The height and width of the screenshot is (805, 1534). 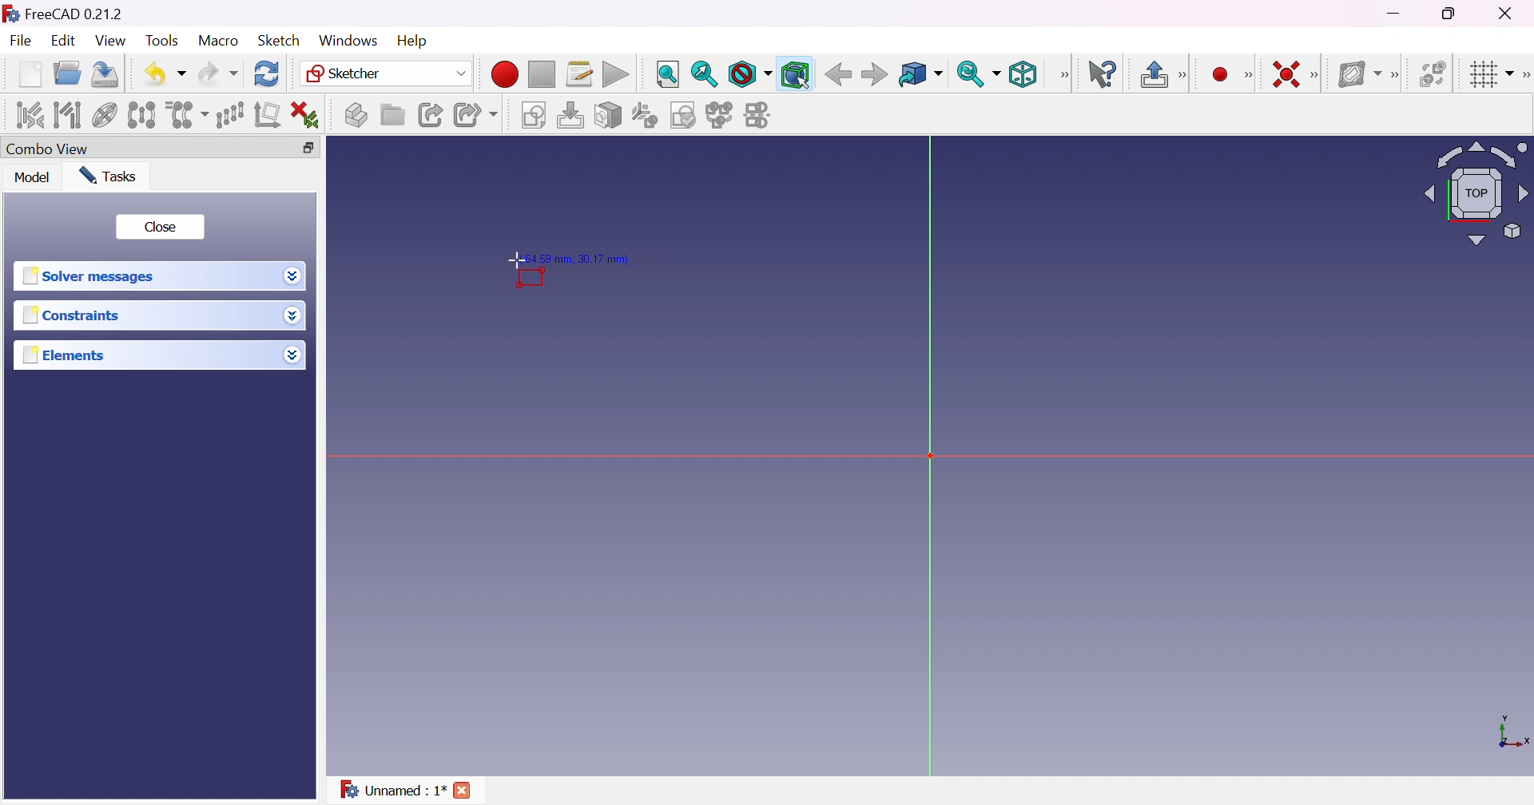 I want to click on Drop down, so click(x=292, y=315).